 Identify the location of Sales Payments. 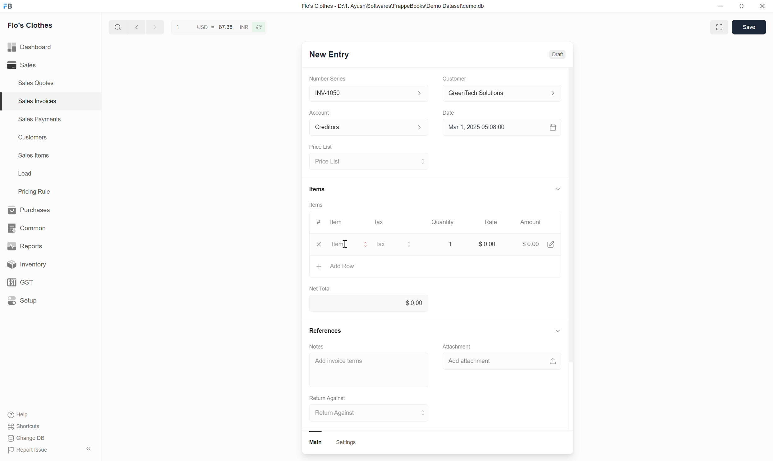
(39, 120).